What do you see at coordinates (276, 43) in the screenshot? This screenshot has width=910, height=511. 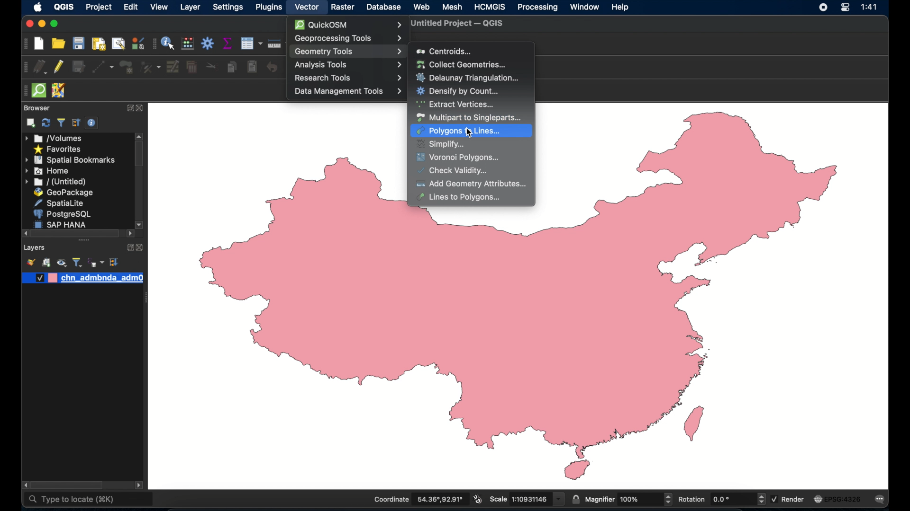 I see `measure line` at bounding box center [276, 43].